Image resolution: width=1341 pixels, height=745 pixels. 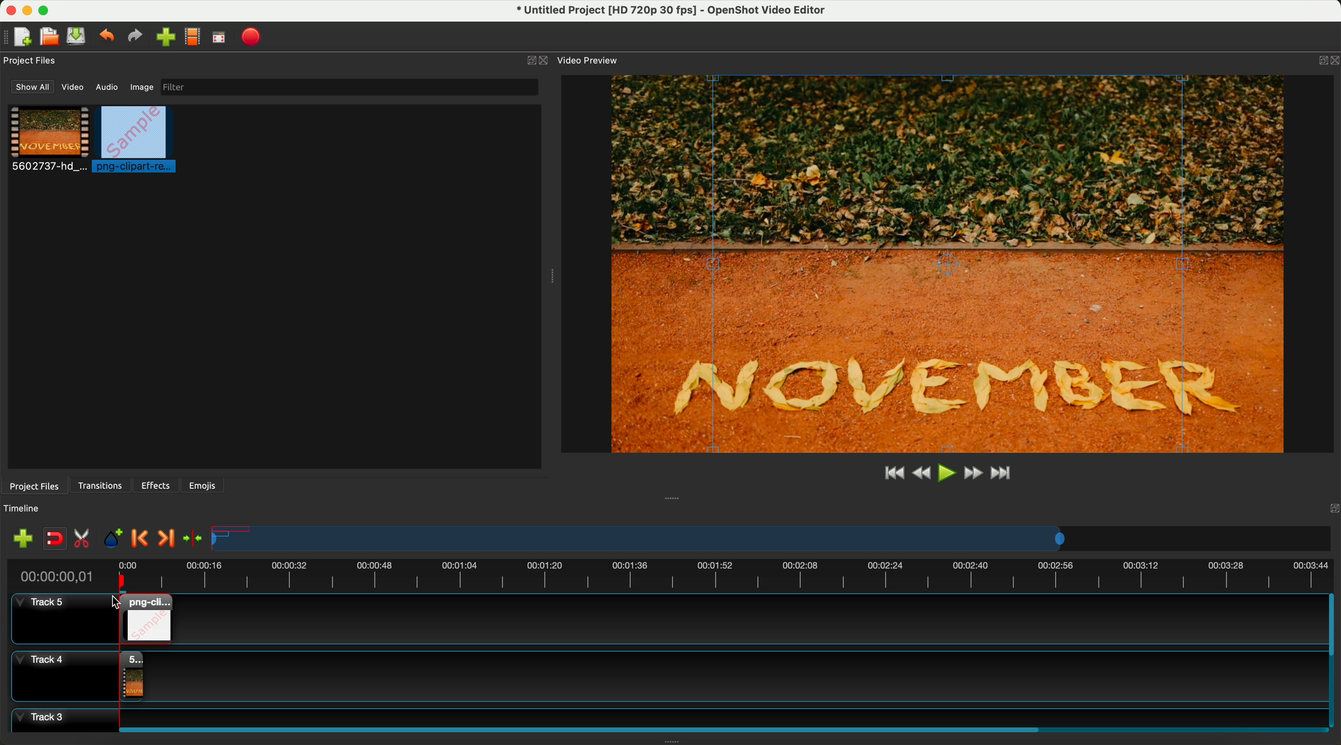 What do you see at coordinates (203, 484) in the screenshot?
I see `emojis` at bounding box center [203, 484].